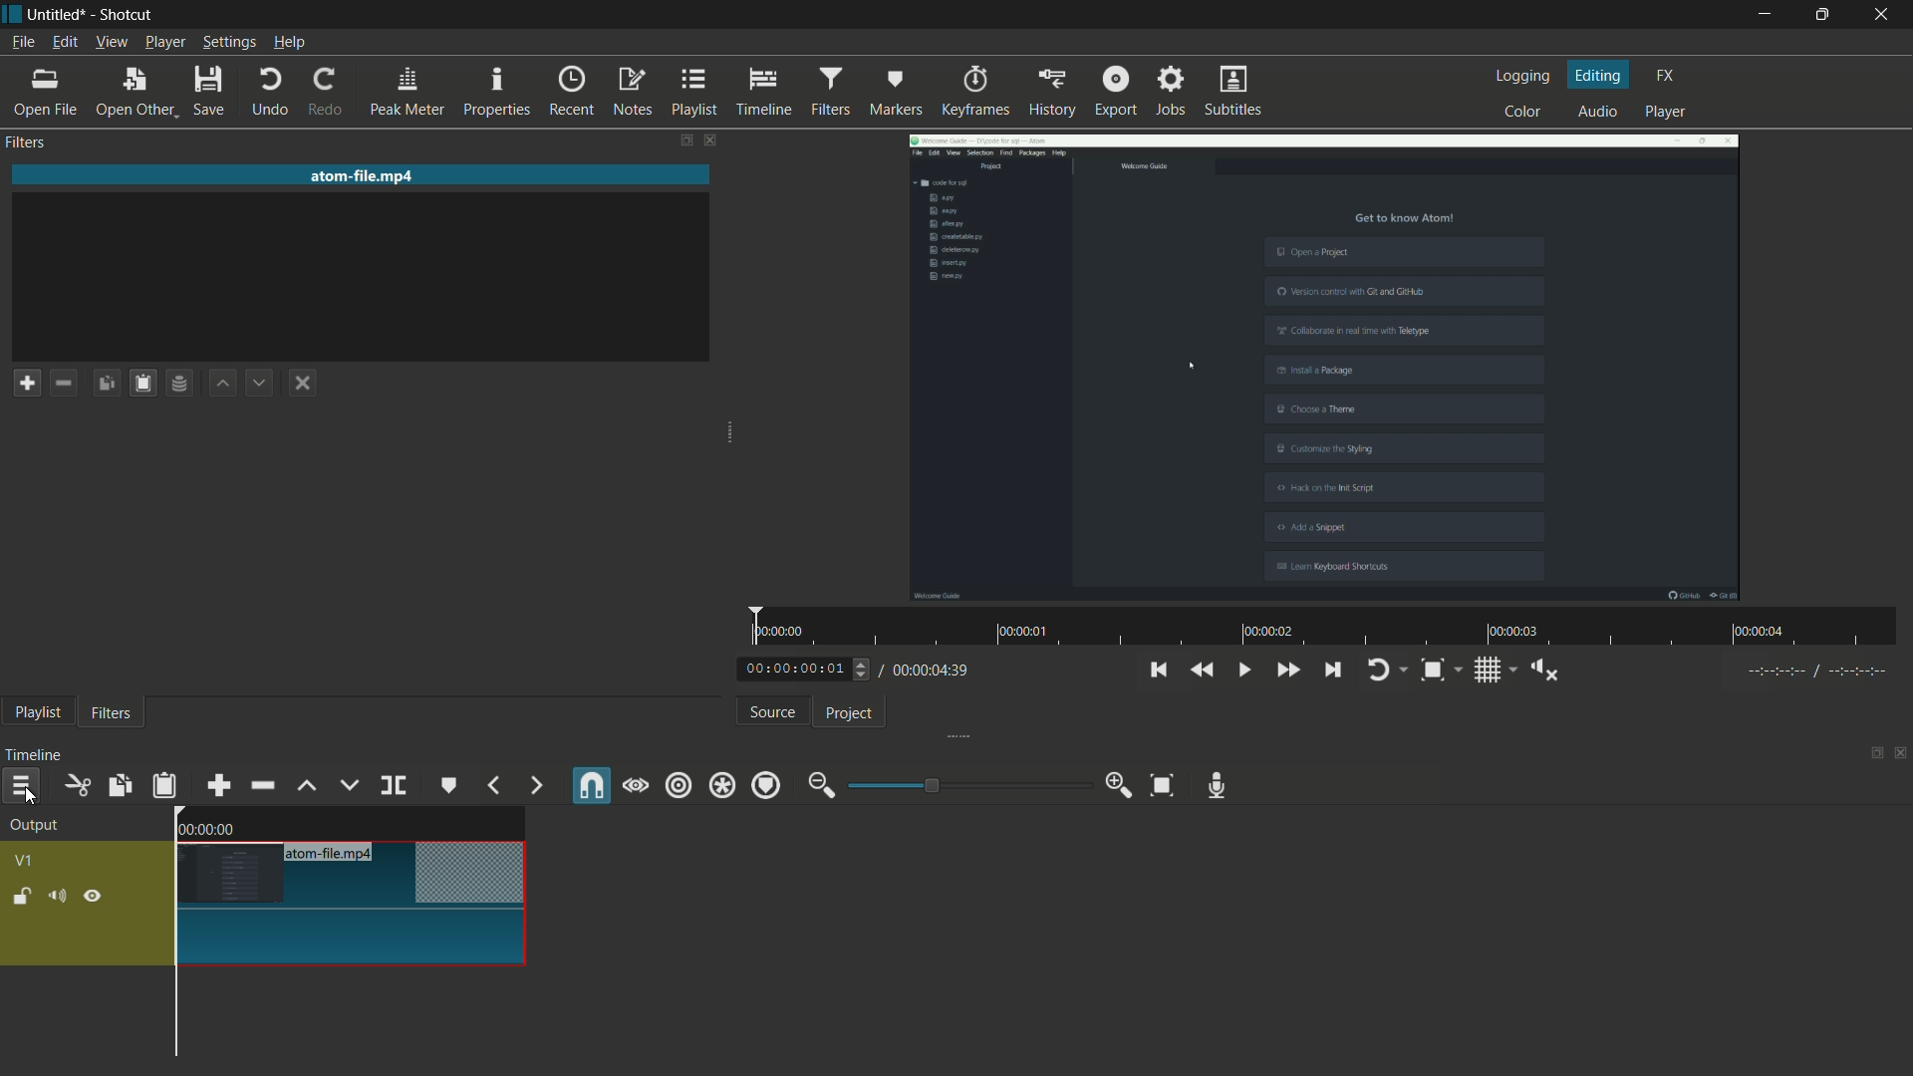  Describe the element at coordinates (306, 786) in the screenshot. I see `lift` at that location.